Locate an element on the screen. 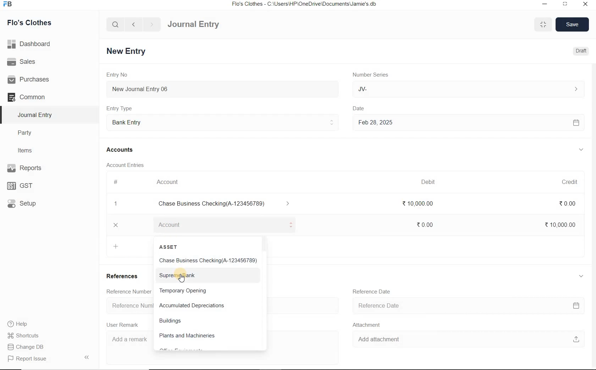 The width and height of the screenshot is (596, 370). Setup is located at coordinates (29, 203).